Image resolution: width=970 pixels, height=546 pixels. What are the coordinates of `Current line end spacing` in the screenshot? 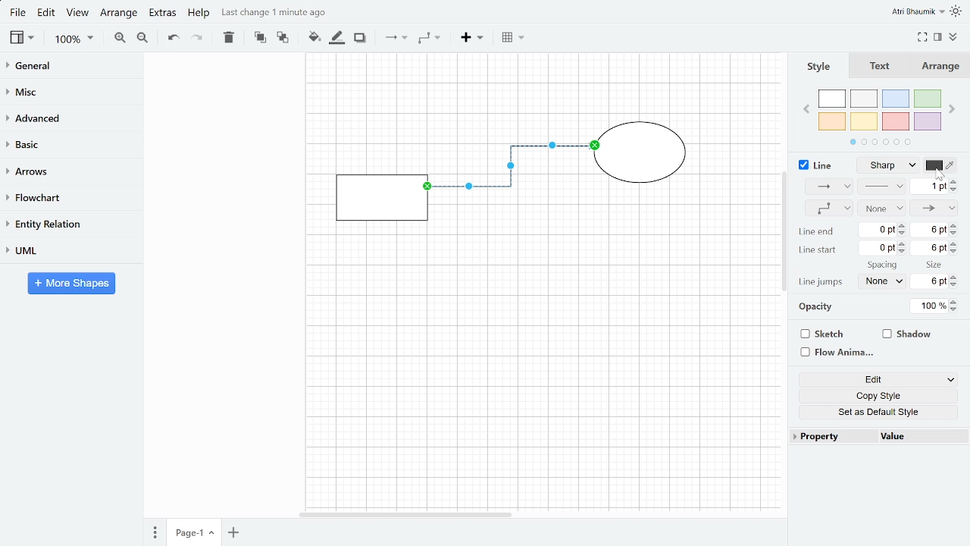 It's located at (878, 230).